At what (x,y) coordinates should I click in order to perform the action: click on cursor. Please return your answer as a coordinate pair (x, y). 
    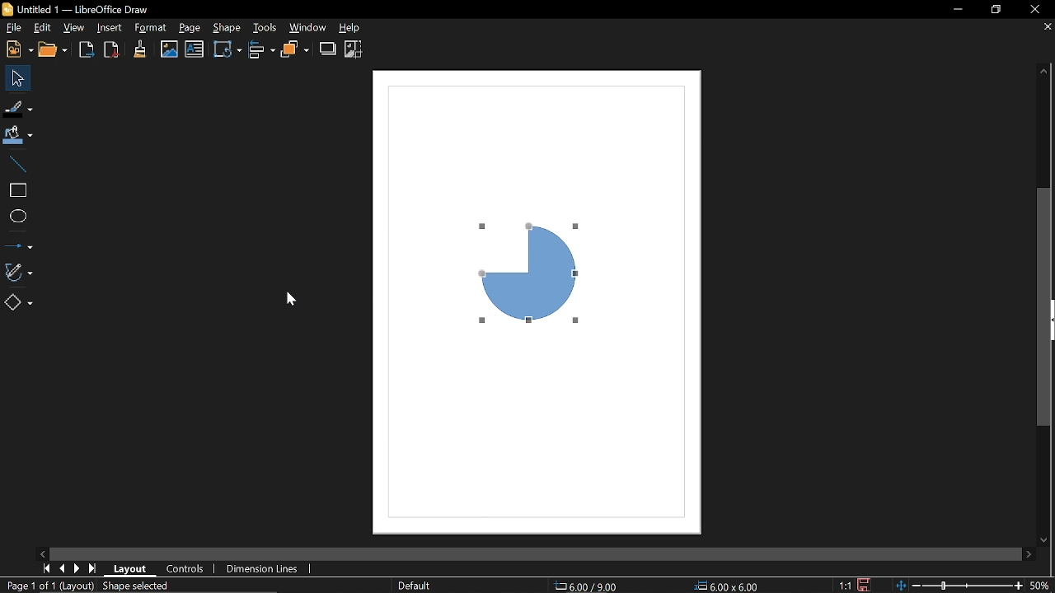
    Looking at the image, I should click on (291, 299).